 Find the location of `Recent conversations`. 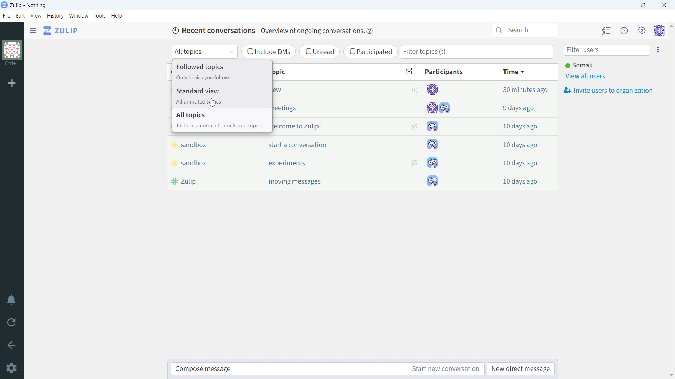

Recent conversations is located at coordinates (213, 31).